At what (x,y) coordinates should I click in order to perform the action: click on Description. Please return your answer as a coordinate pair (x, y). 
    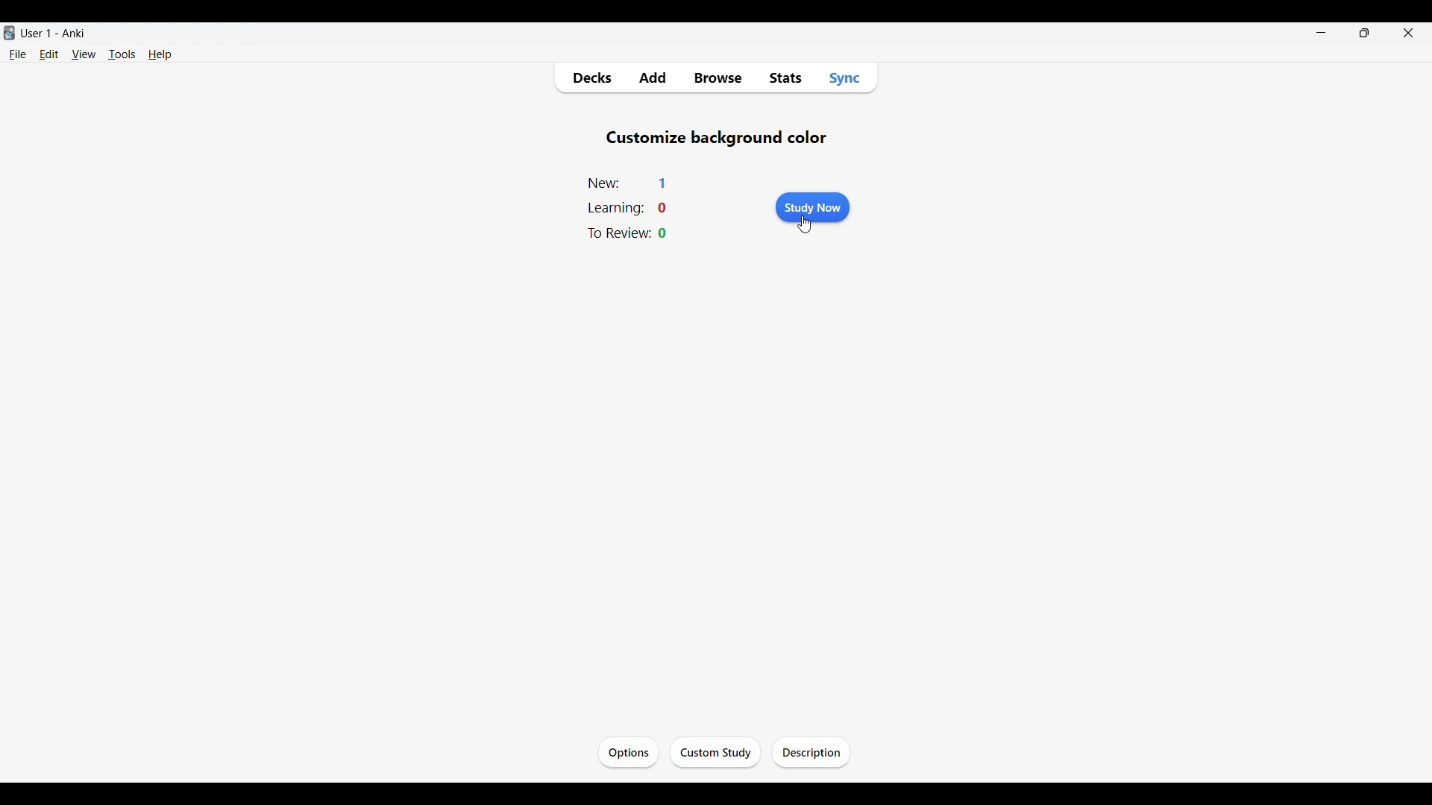
    Looking at the image, I should click on (811, 753).